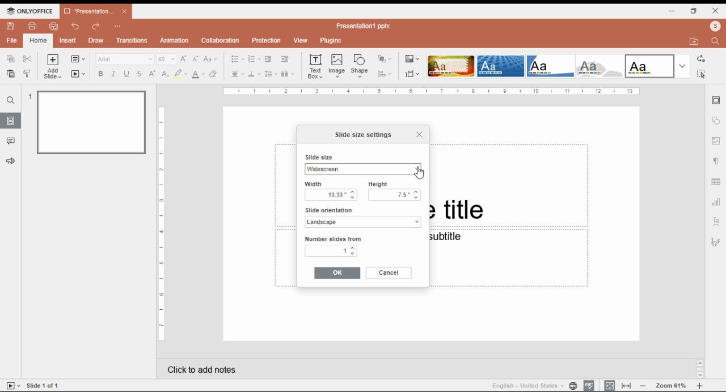 The width and height of the screenshot is (726, 392). Describe the element at coordinates (30, 11) in the screenshot. I see `ONLYOFFICE` at that location.